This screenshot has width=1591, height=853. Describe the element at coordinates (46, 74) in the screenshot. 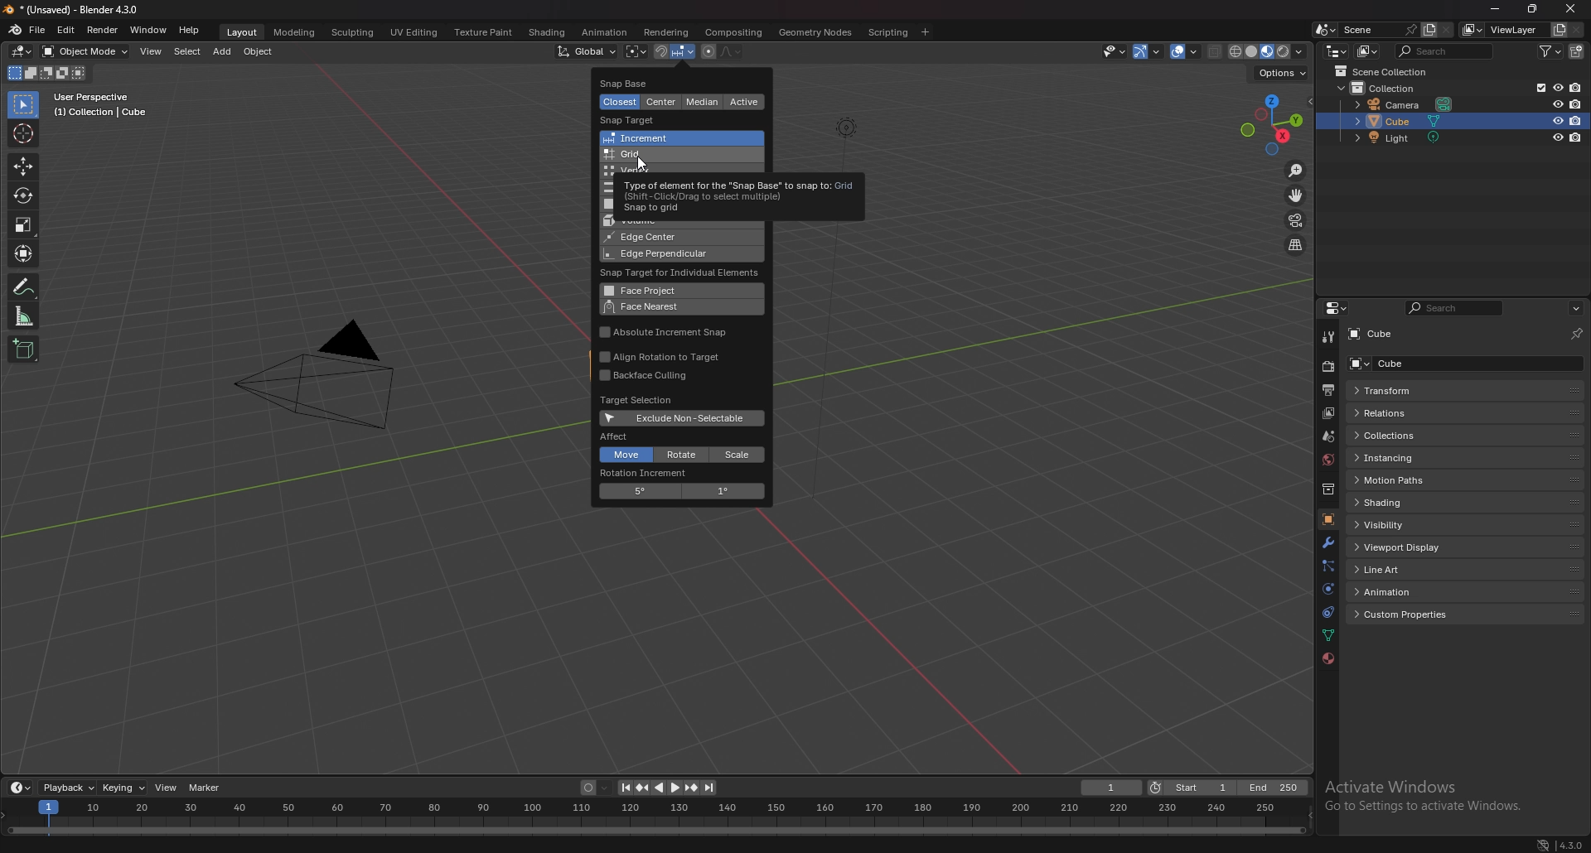

I see `mode` at that location.